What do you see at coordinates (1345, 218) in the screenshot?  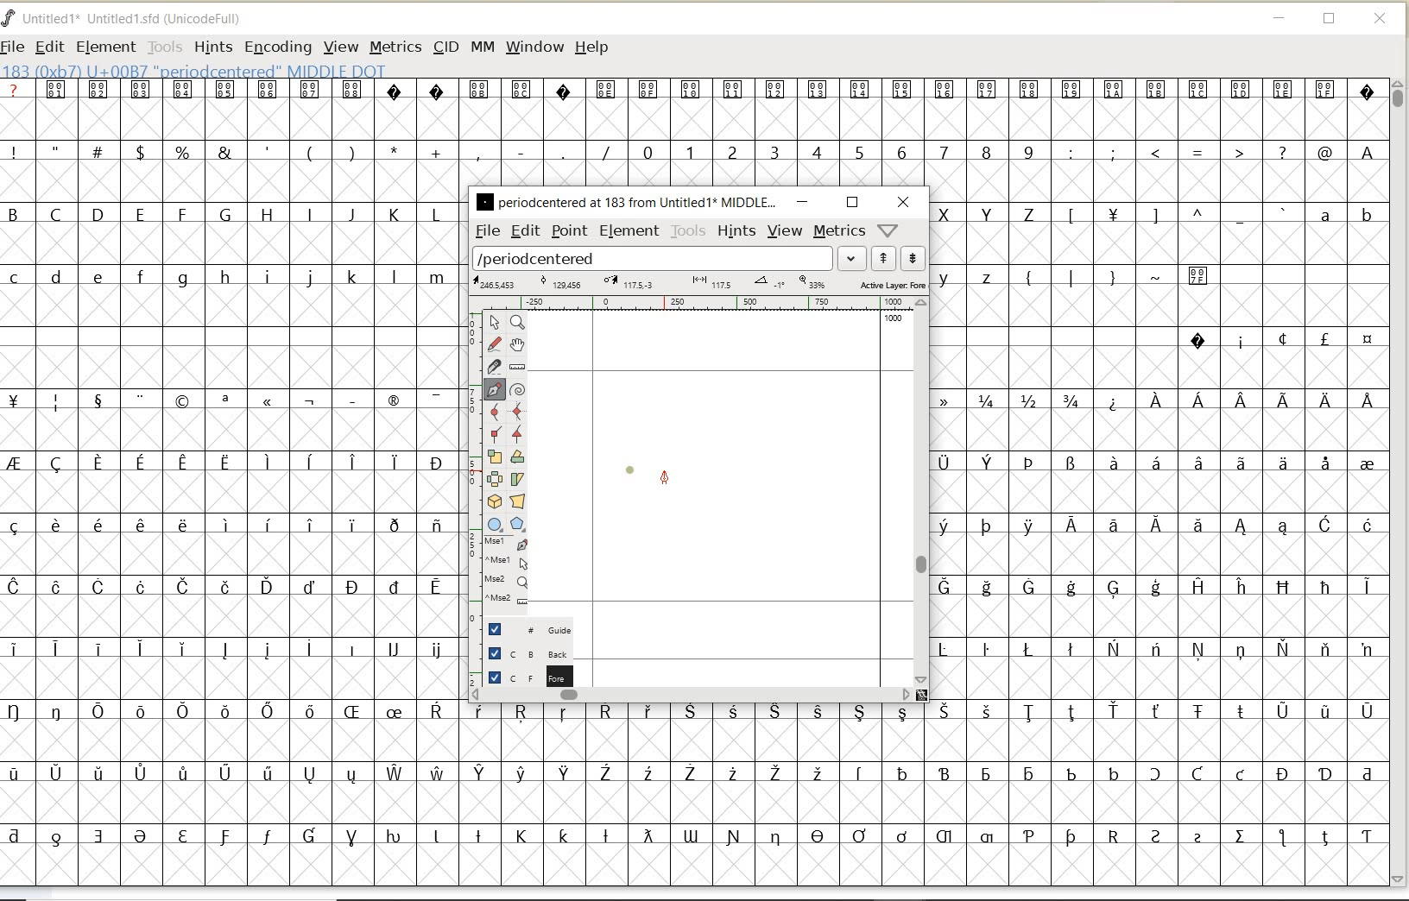 I see `lowercase letters` at bounding box center [1345, 218].